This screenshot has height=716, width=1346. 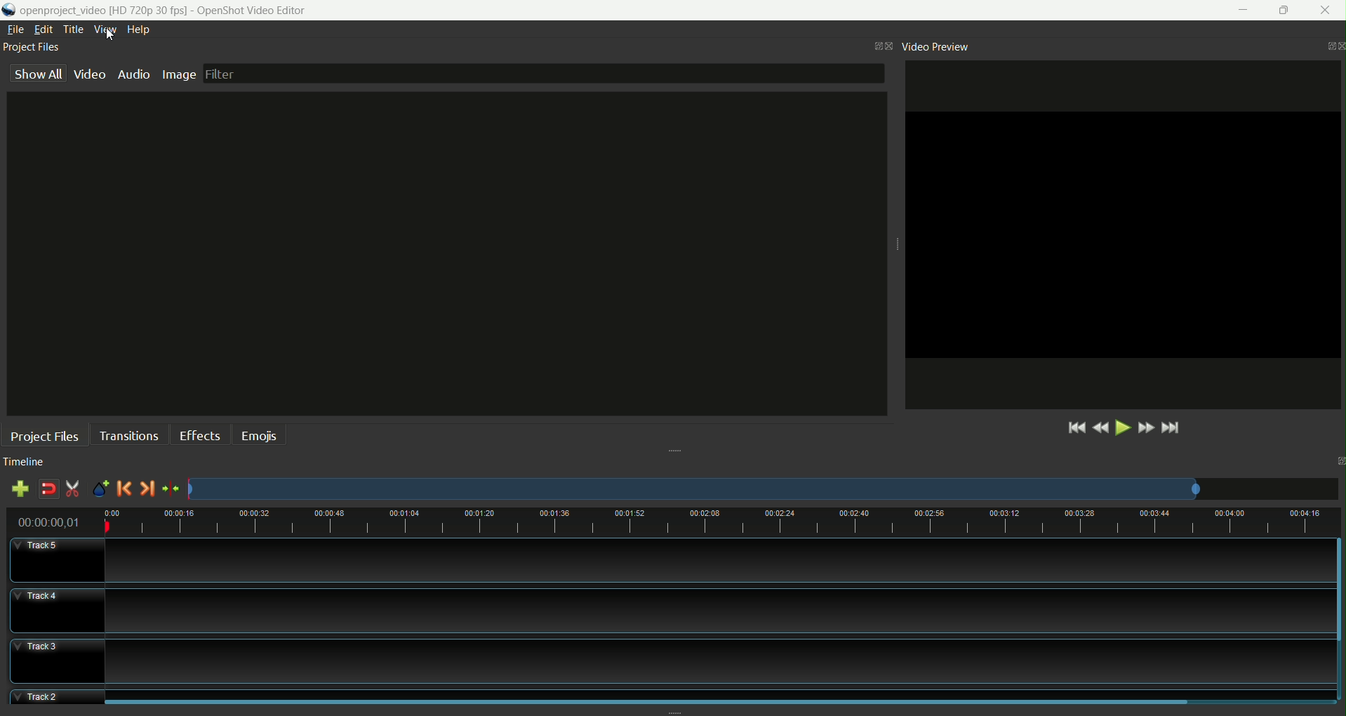 I want to click on transitions, so click(x=130, y=435).